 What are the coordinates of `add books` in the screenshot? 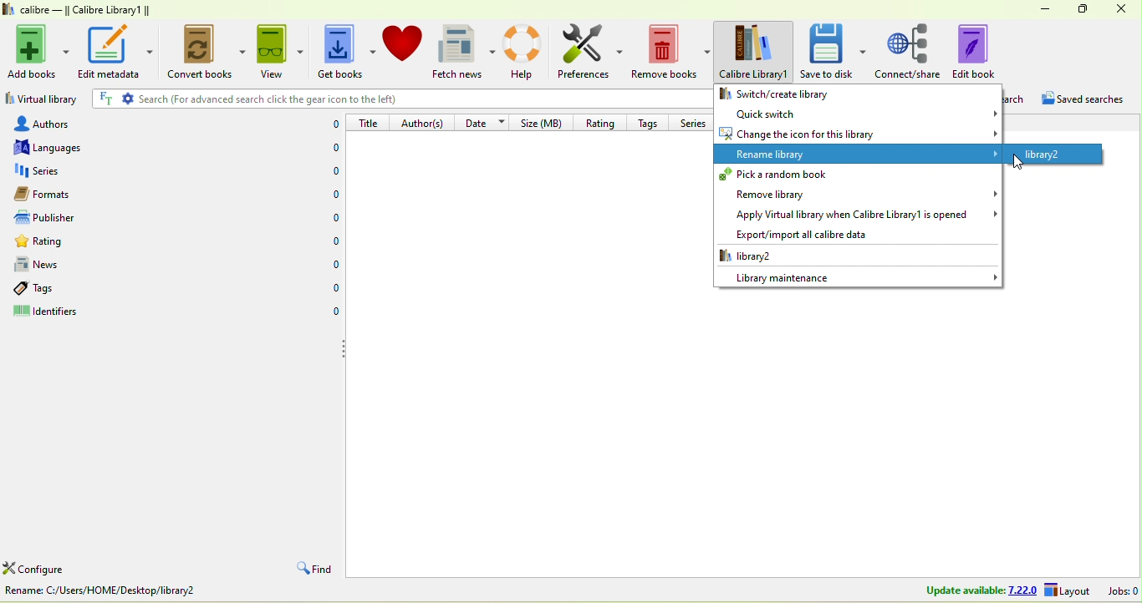 It's located at (39, 49).